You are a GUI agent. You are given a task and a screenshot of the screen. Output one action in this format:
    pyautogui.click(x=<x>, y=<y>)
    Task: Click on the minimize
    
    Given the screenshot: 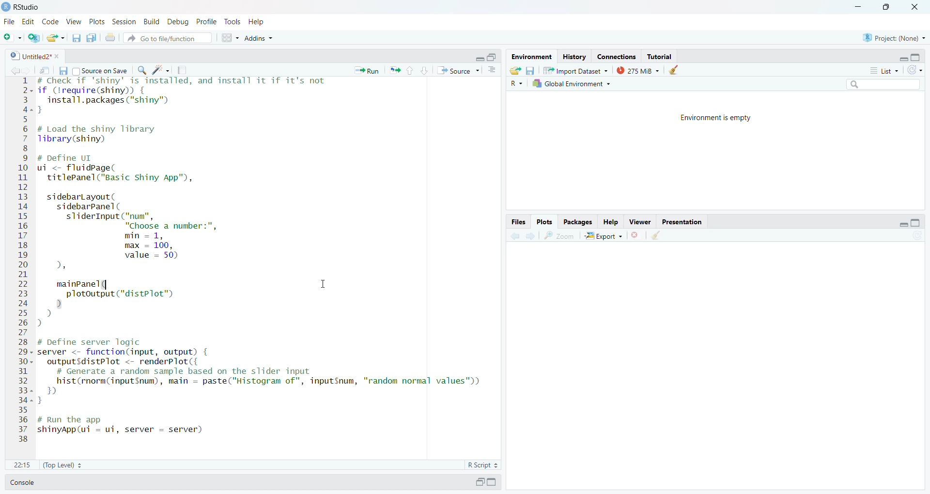 What is the action you would take?
    pyautogui.click(x=479, y=59)
    